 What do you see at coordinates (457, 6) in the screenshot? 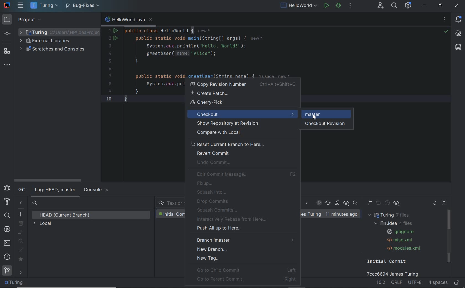
I see `close` at bounding box center [457, 6].